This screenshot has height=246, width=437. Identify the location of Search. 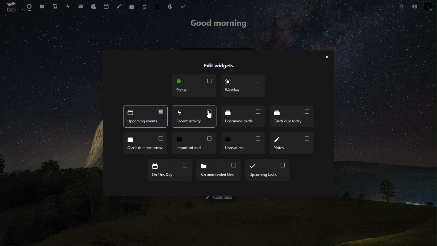
(401, 5).